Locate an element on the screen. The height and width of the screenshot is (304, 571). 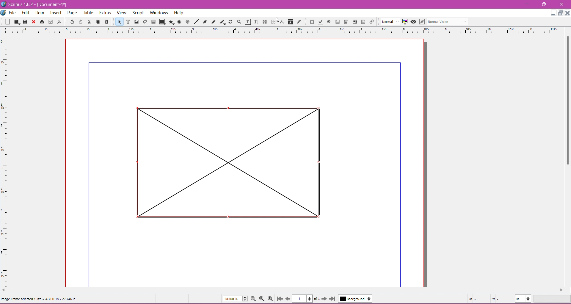
Rotate Item is located at coordinates (230, 22).